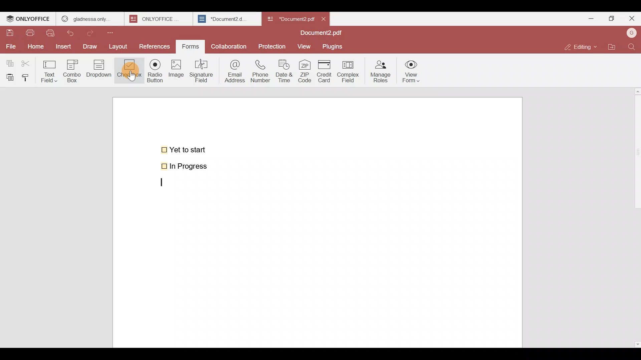 The width and height of the screenshot is (641, 360). What do you see at coordinates (50, 69) in the screenshot?
I see `Text field` at bounding box center [50, 69].